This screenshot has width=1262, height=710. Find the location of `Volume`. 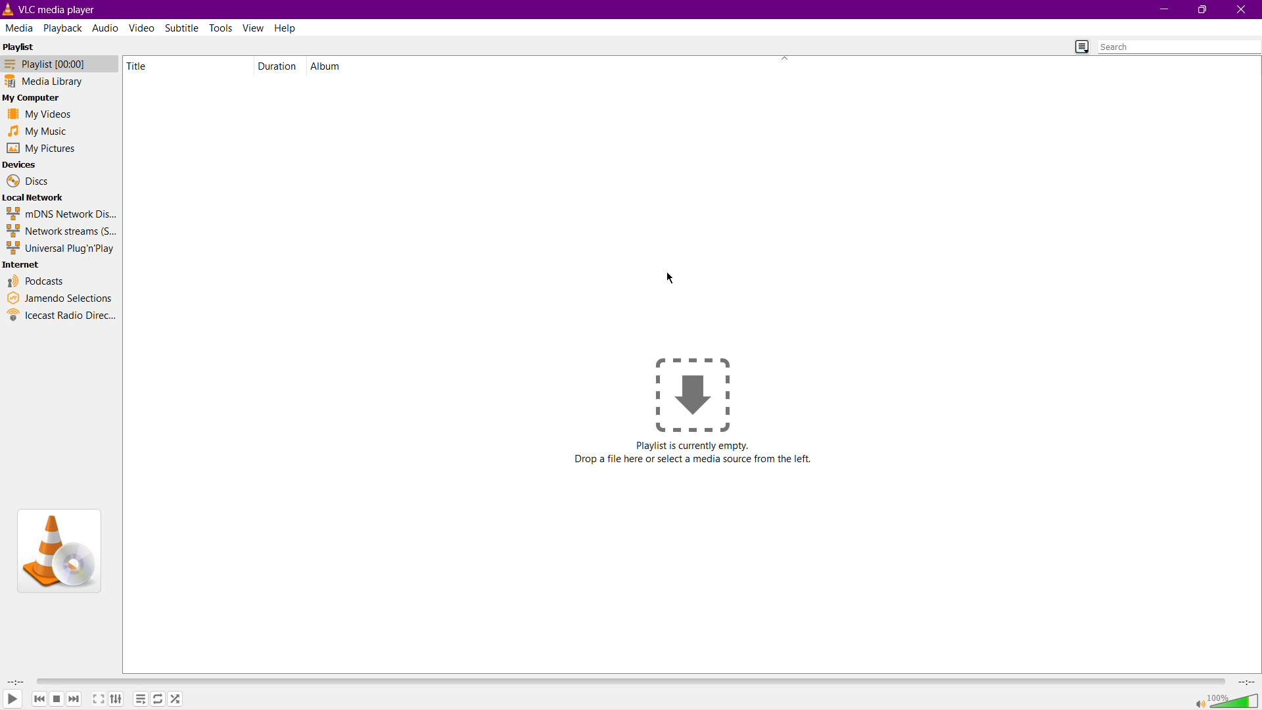

Volume is located at coordinates (1227, 700).